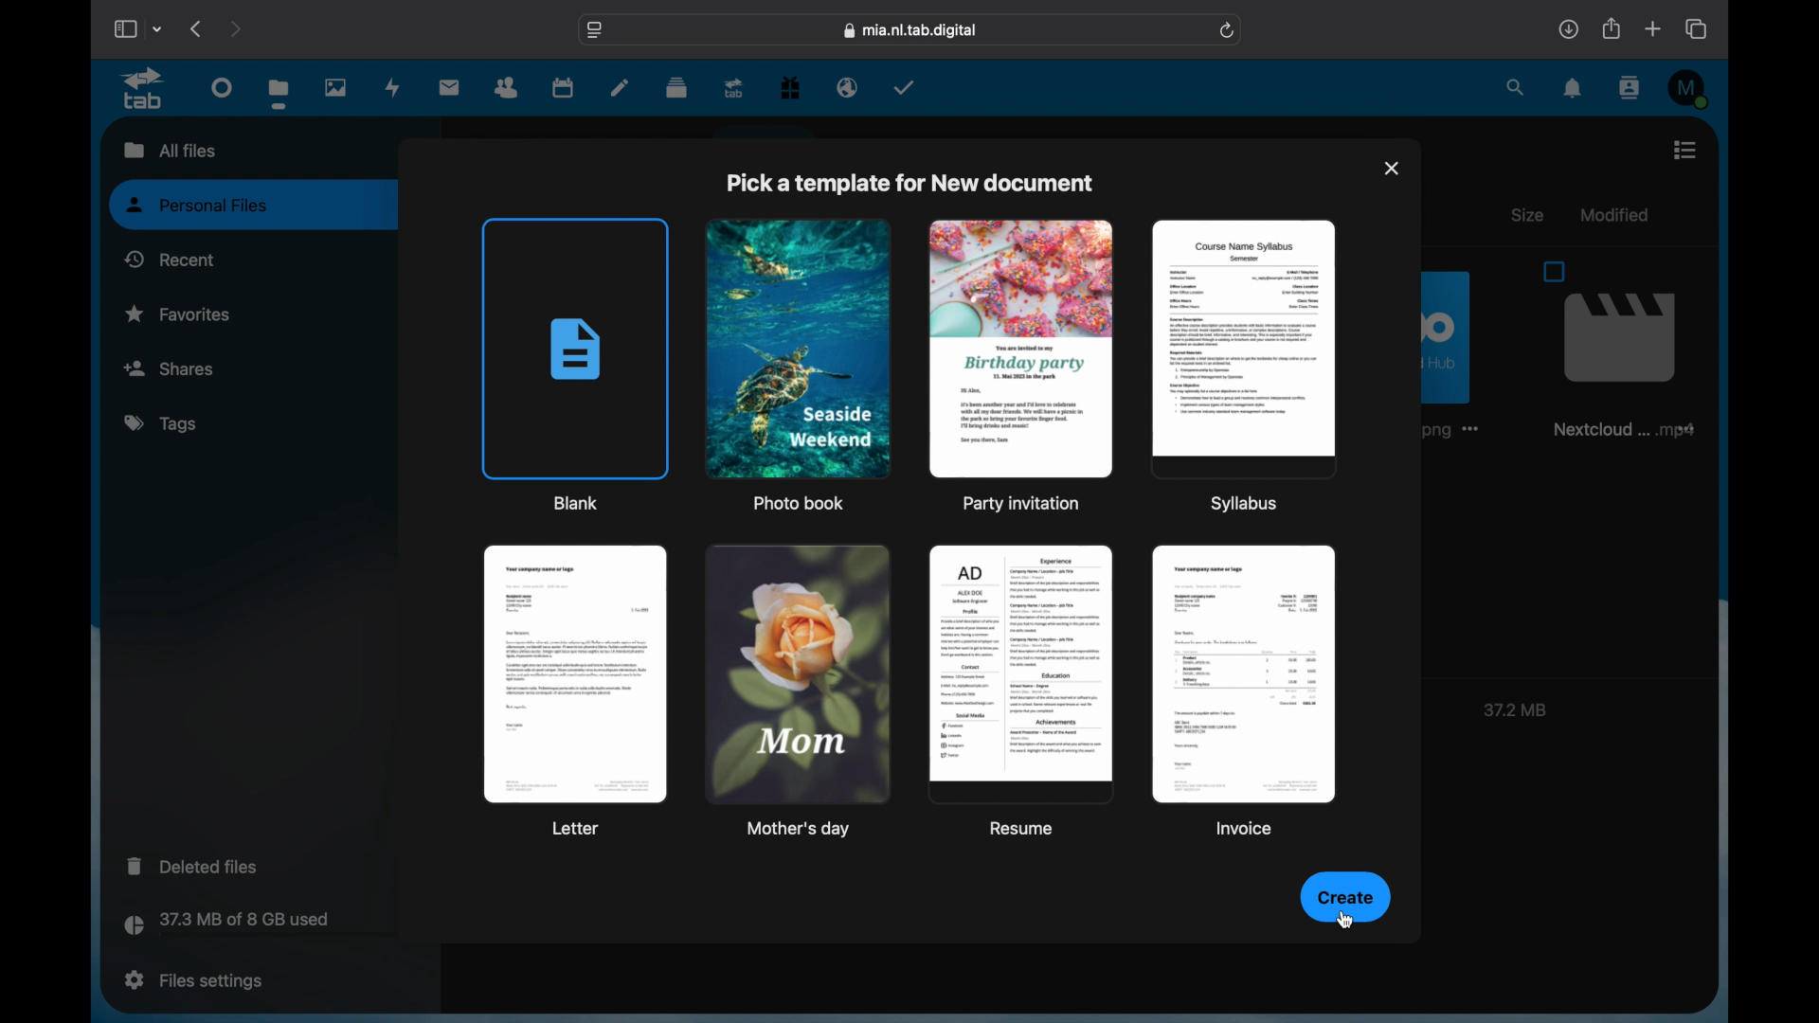 This screenshot has height=1023, width=1819. Describe the element at coordinates (197, 28) in the screenshot. I see `previous` at that location.